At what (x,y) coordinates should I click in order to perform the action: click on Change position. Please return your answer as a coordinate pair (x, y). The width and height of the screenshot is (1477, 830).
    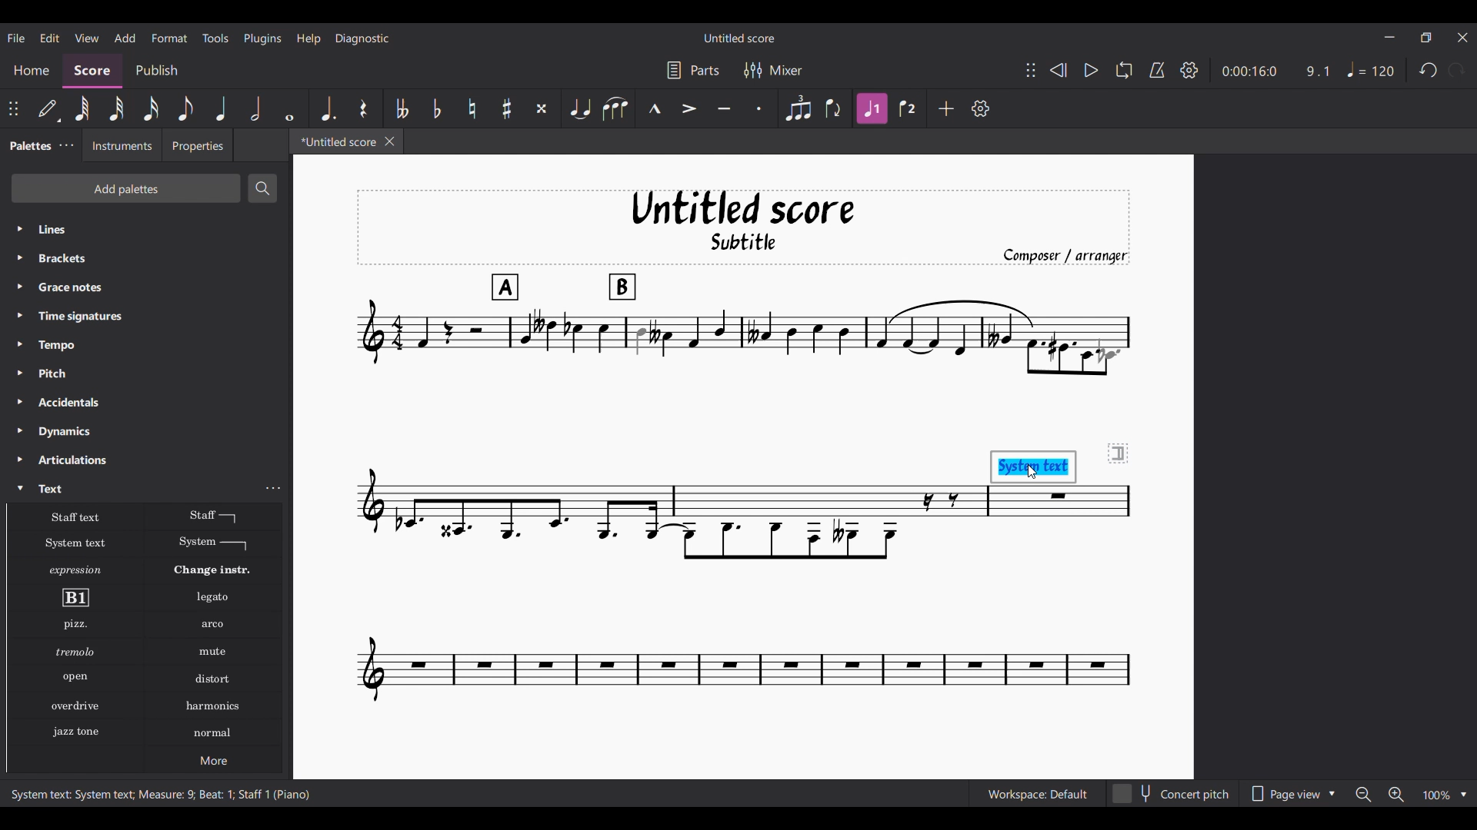
    Looking at the image, I should click on (13, 108).